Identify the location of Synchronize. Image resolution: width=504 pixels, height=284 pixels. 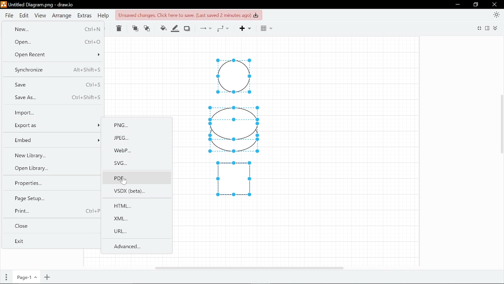
(55, 69).